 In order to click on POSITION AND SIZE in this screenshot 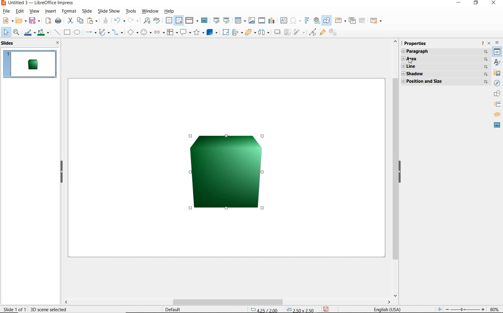, I will do `click(283, 309)`.